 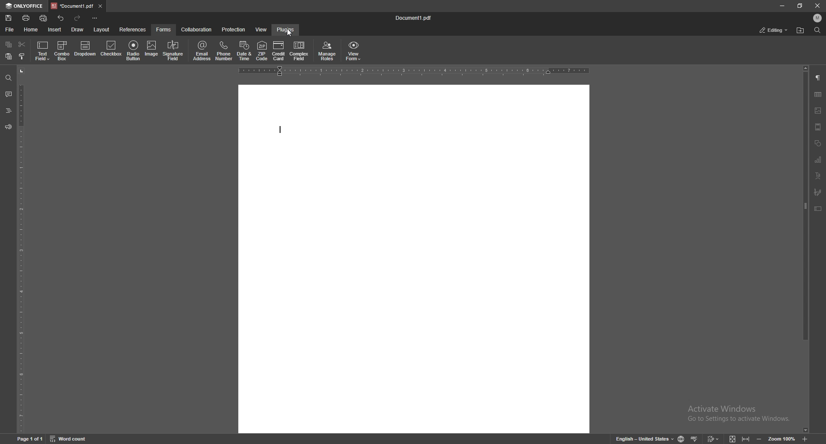 What do you see at coordinates (9, 30) in the screenshot?
I see `file` at bounding box center [9, 30].